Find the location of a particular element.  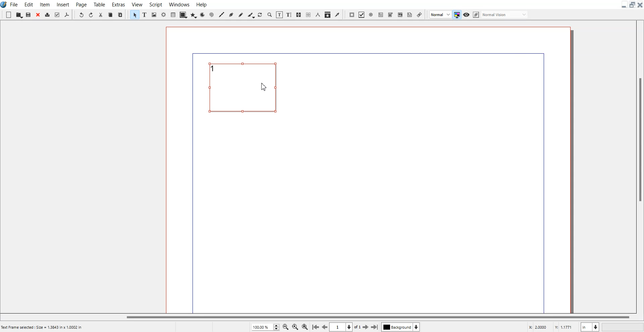

Go to the next page is located at coordinates (366, 327).